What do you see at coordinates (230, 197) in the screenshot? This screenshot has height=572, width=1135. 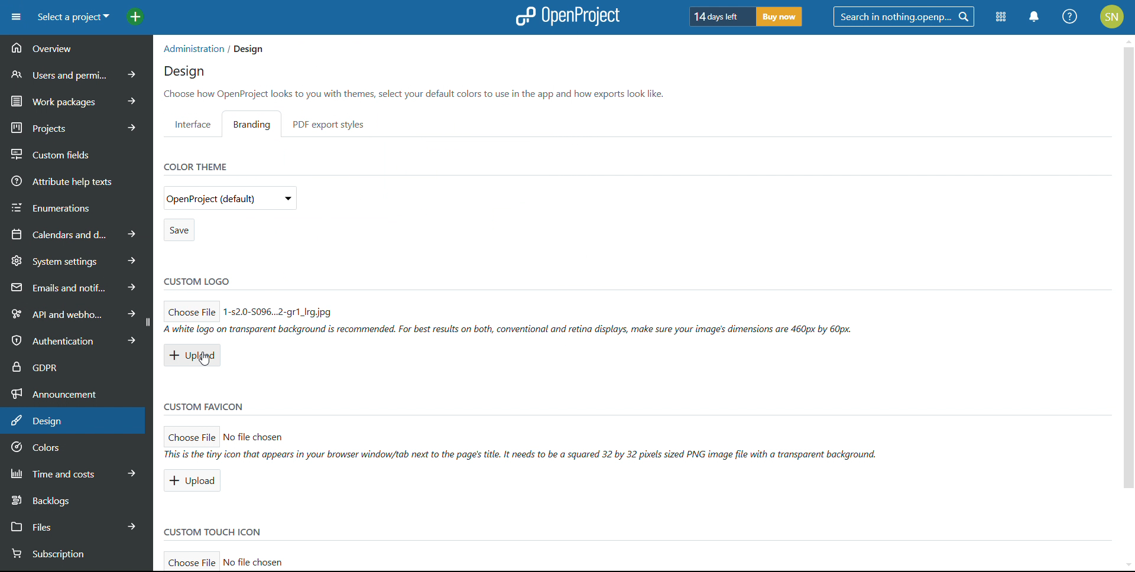 I see `select color theme` at bounding box center [230, 197].